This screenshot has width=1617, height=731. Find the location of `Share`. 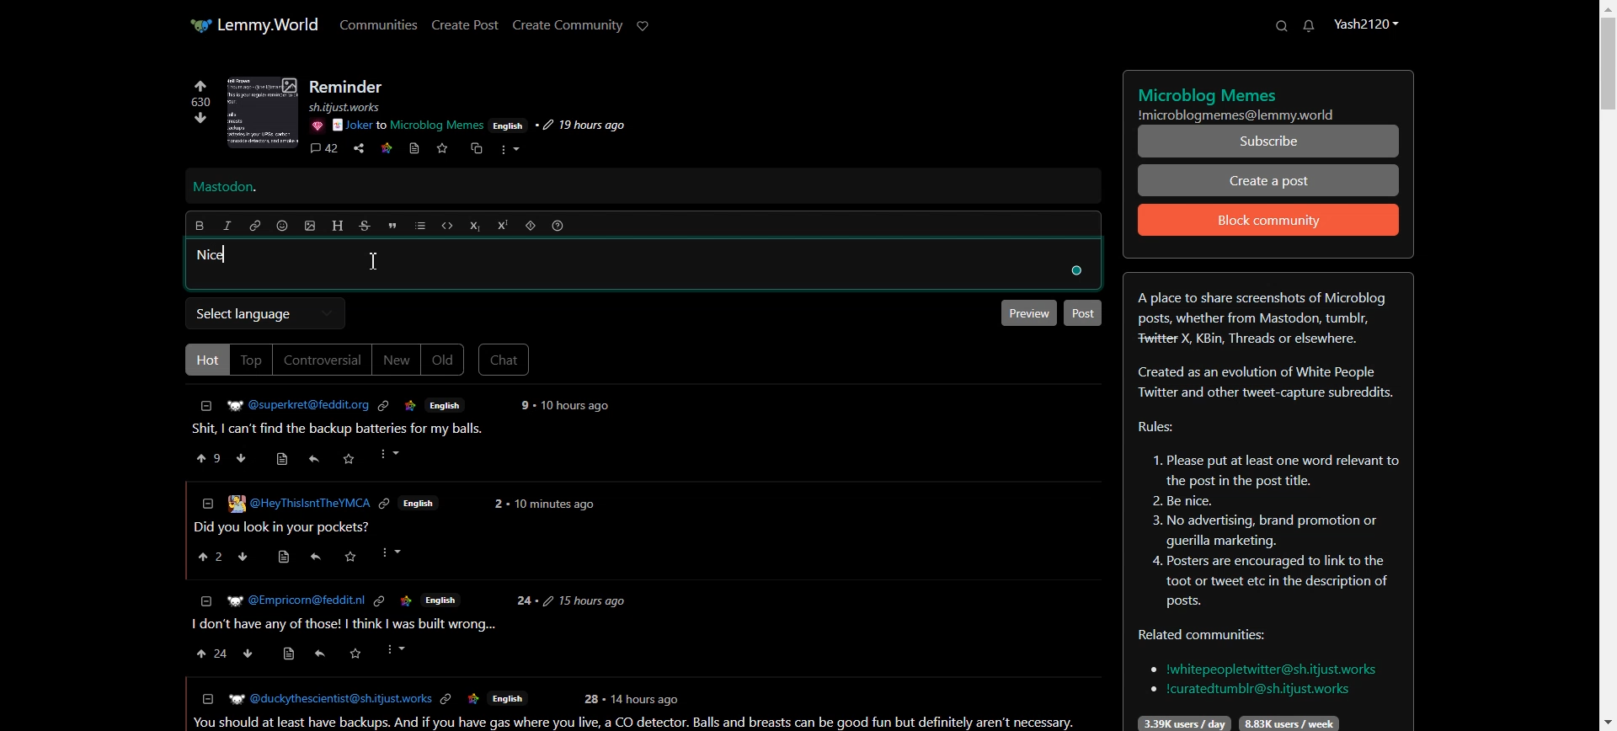

Share is located at coordinates (359, 149).